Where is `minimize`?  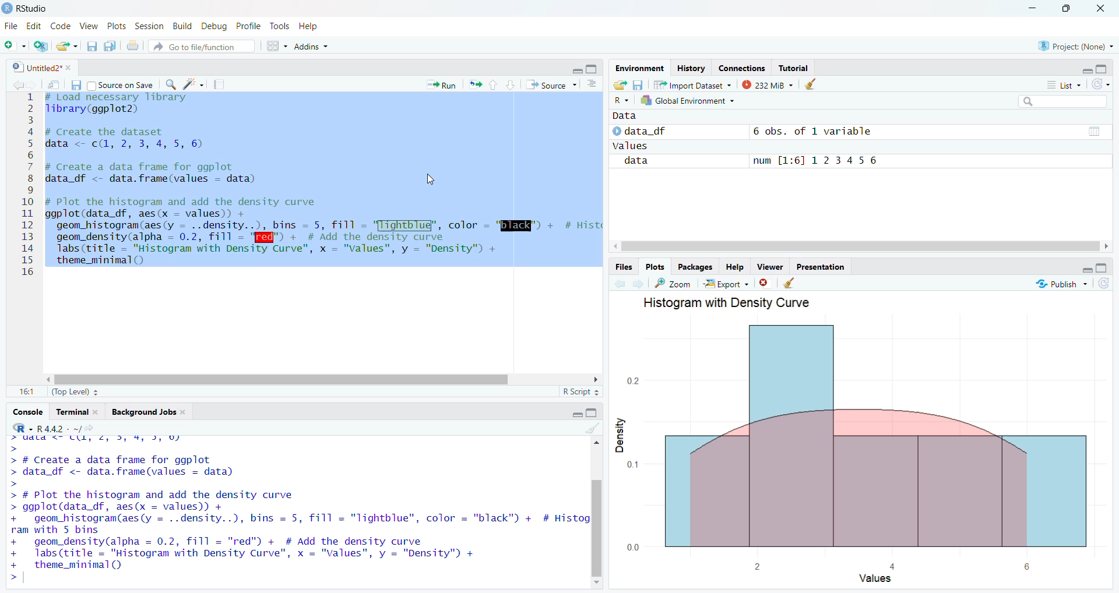
minimize is located at coordinates (577, 415).